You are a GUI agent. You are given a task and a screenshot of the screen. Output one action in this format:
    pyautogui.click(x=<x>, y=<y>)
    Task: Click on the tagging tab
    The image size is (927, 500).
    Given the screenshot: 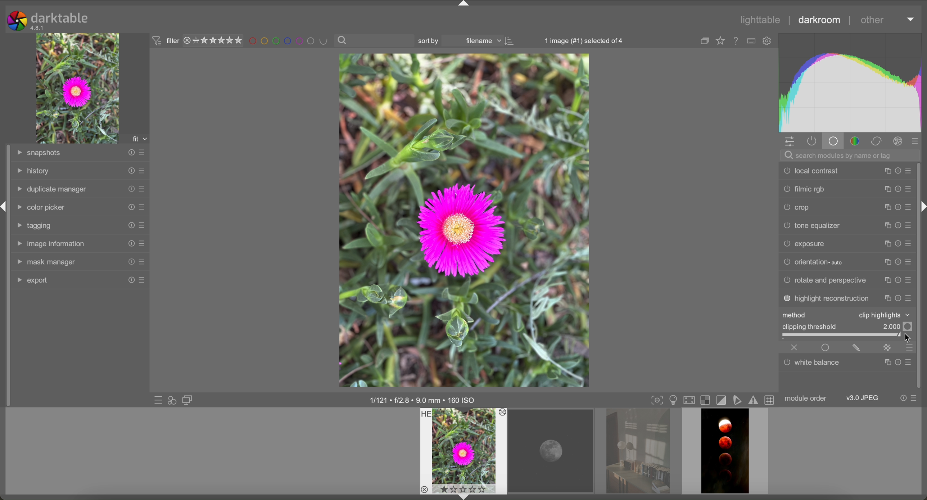 What is the action you would take?
    pyautogui.click(x=36, y=226)
    